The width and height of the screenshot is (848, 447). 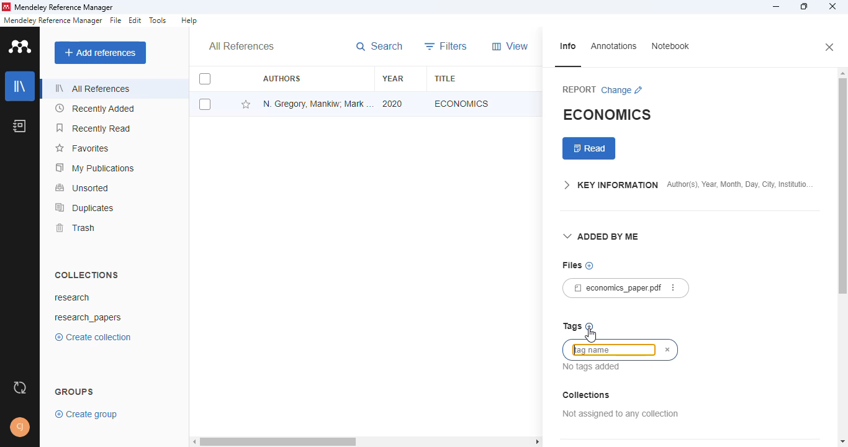 I want to click on logo, so click(x=6, y=7).